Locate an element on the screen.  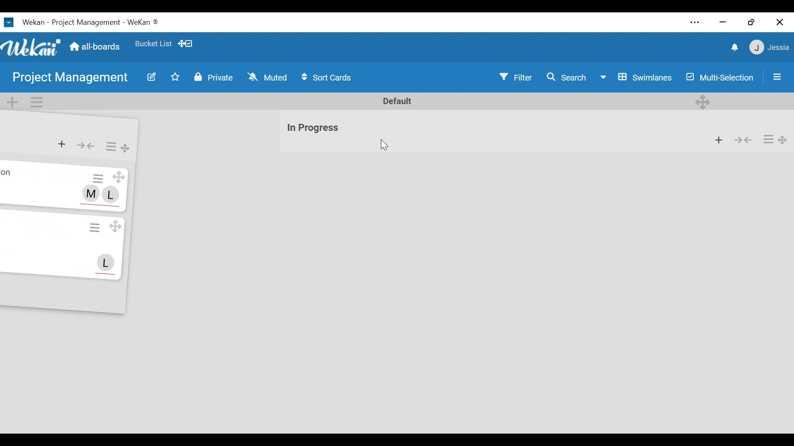
Wekan - Project Management - WeKan ® is located at coordinates (92, 22).